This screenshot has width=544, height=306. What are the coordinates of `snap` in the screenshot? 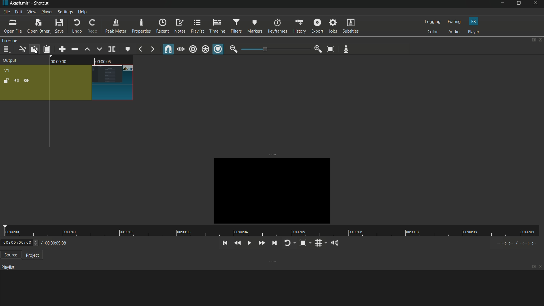 It's located at (169, 49).